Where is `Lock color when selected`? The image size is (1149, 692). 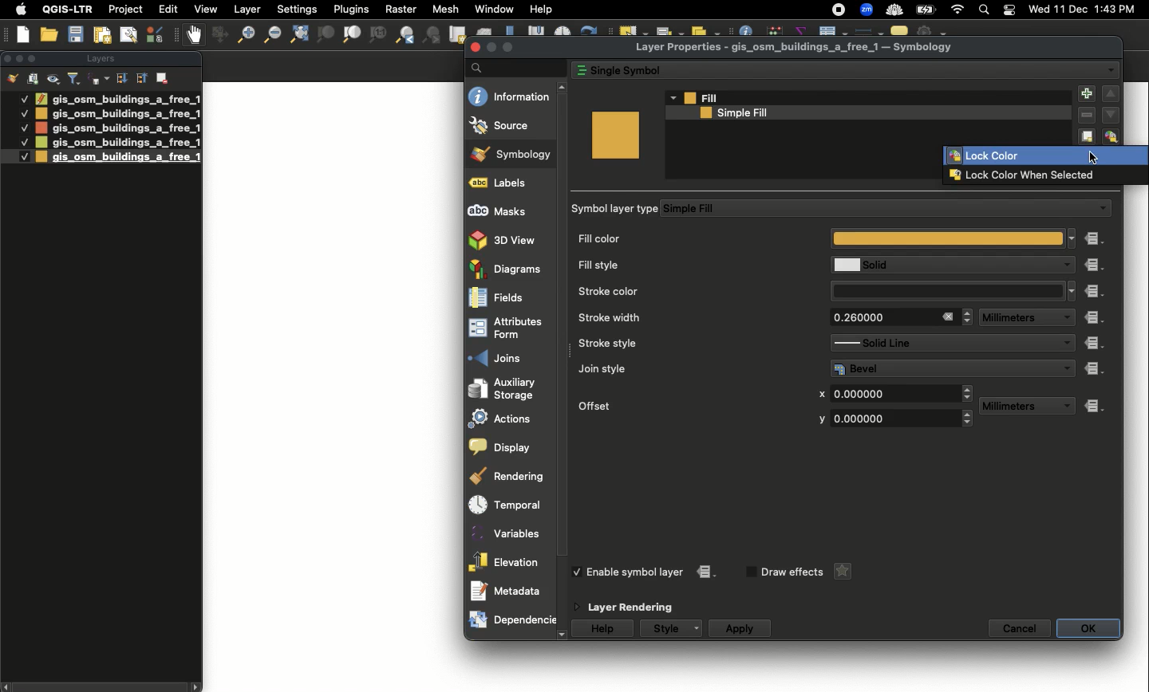 Lock color when selected is located at coordinates (1043, 175).